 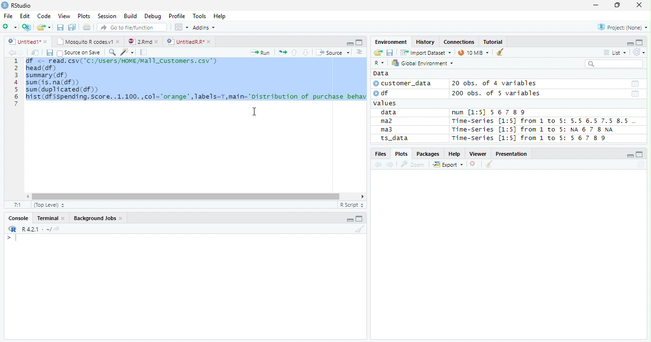 What do you see at coordinates (205, 27) in the screenshot?
I see `Addins` at bounding box center [205, 27].